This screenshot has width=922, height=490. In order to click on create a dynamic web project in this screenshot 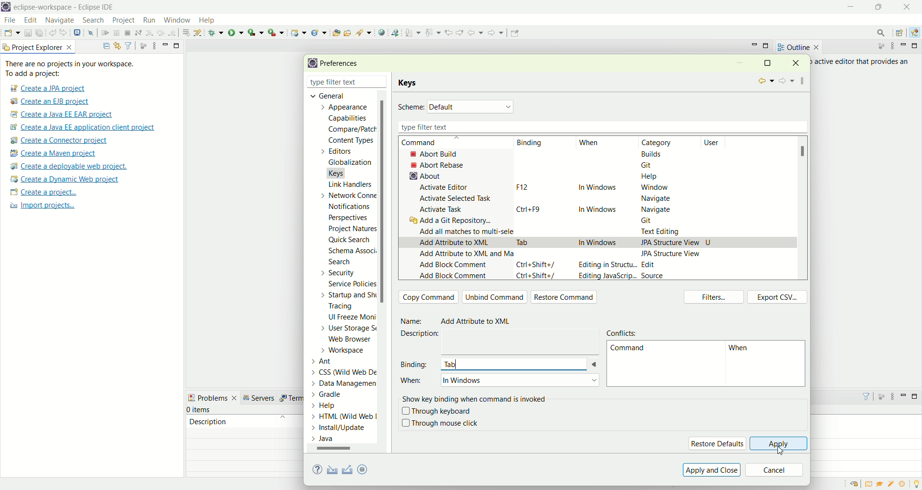, I will do `click(64, 179)`.